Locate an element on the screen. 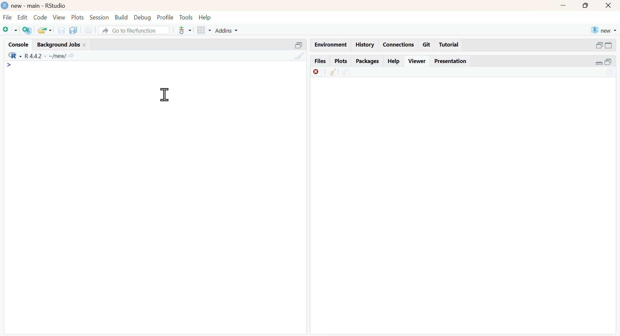  Debug is located at coordinates (142, 17).